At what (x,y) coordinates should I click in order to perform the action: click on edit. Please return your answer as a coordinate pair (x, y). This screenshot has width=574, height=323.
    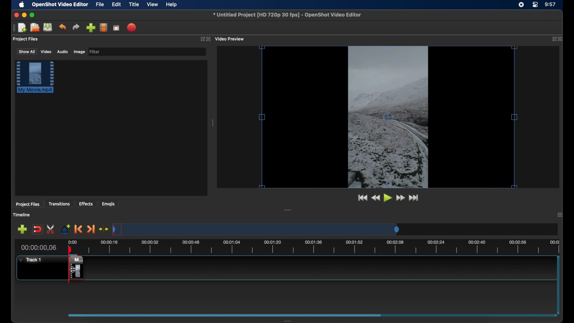
    Looking at the image, I should click on (116, 5).